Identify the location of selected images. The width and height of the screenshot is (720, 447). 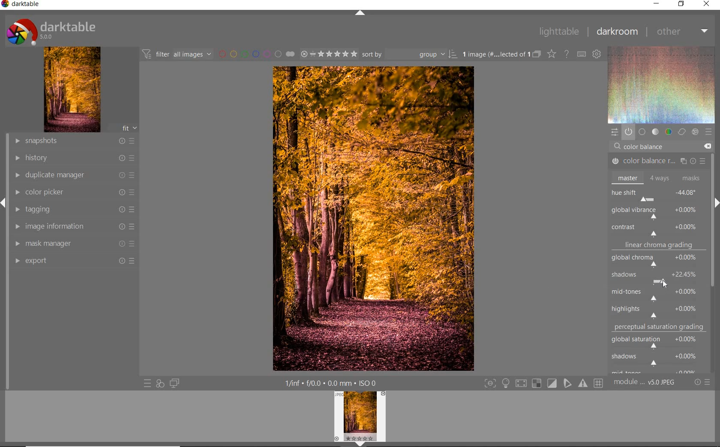
(494, 54).